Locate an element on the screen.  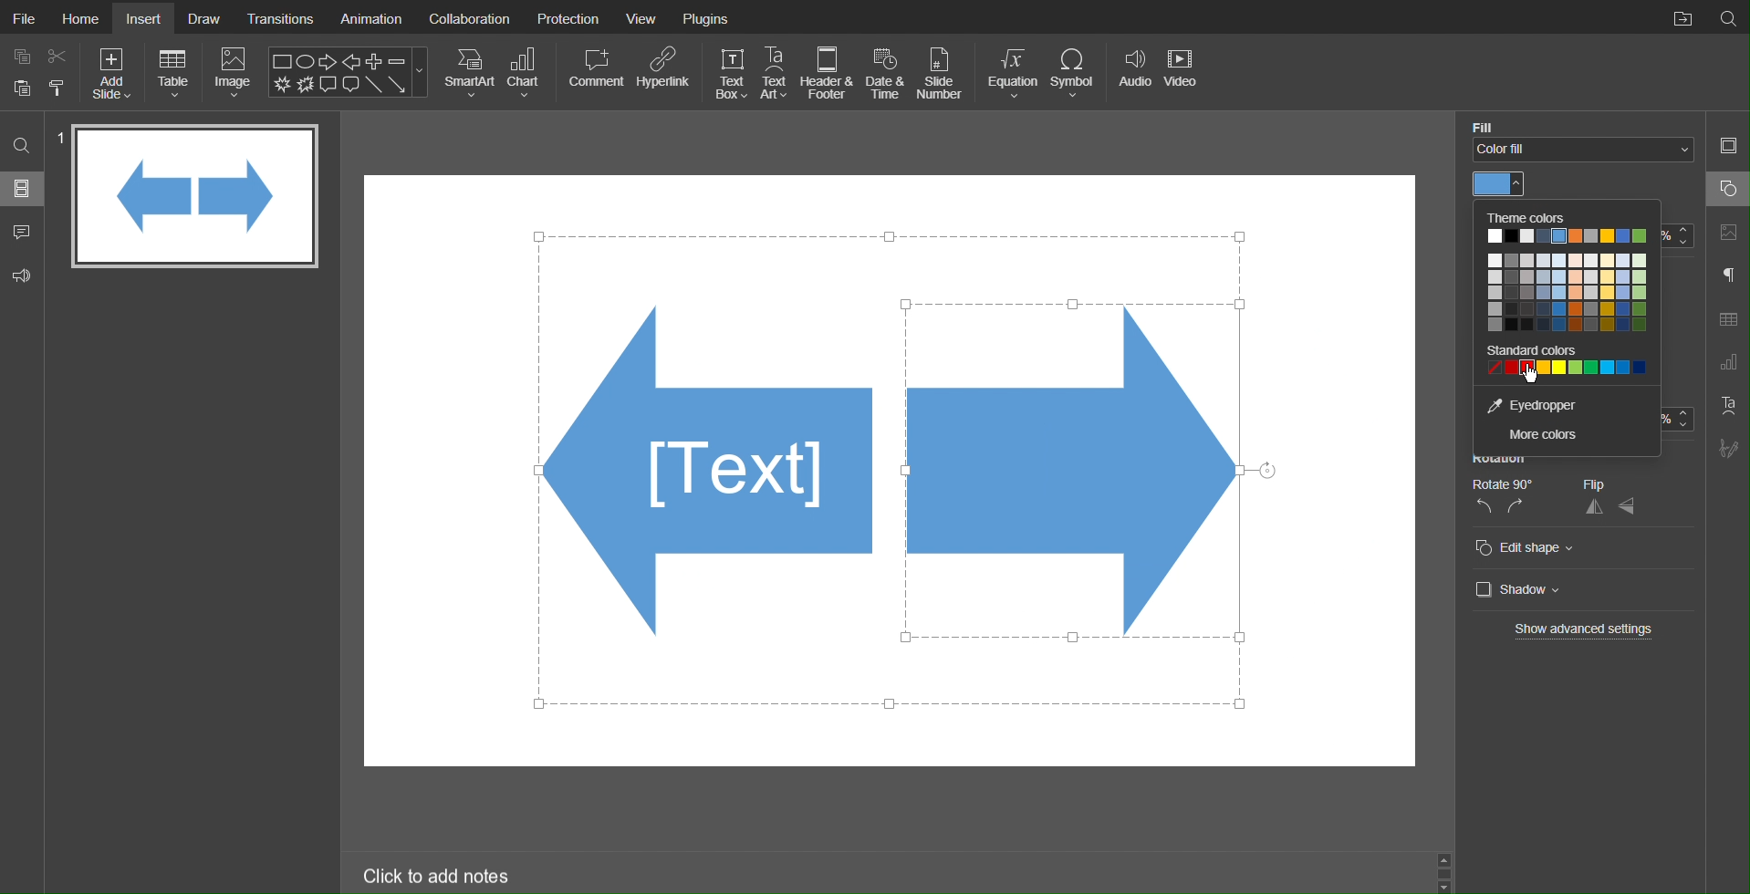
Transitions is located at coordinates (280, 17).